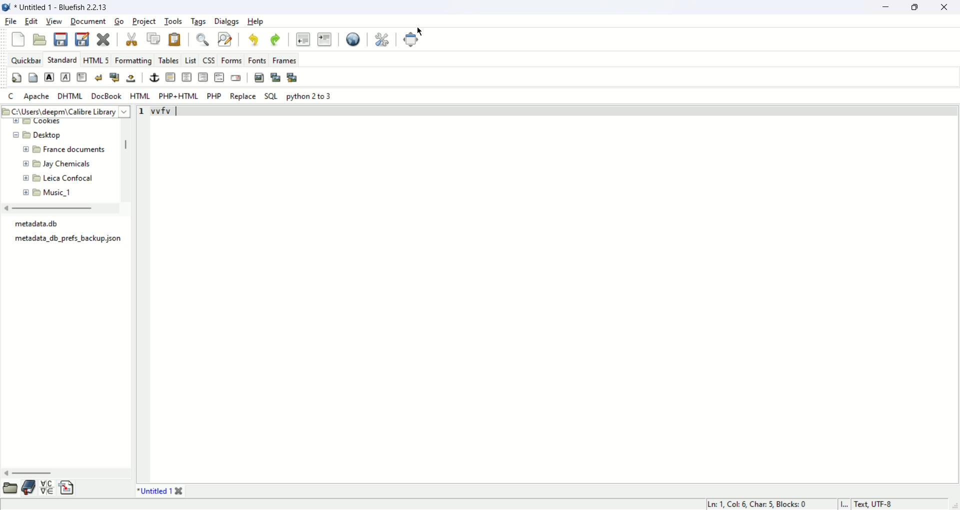 This screenshot has height=510, width=960. I want to click on HTML, so click(141, 95).